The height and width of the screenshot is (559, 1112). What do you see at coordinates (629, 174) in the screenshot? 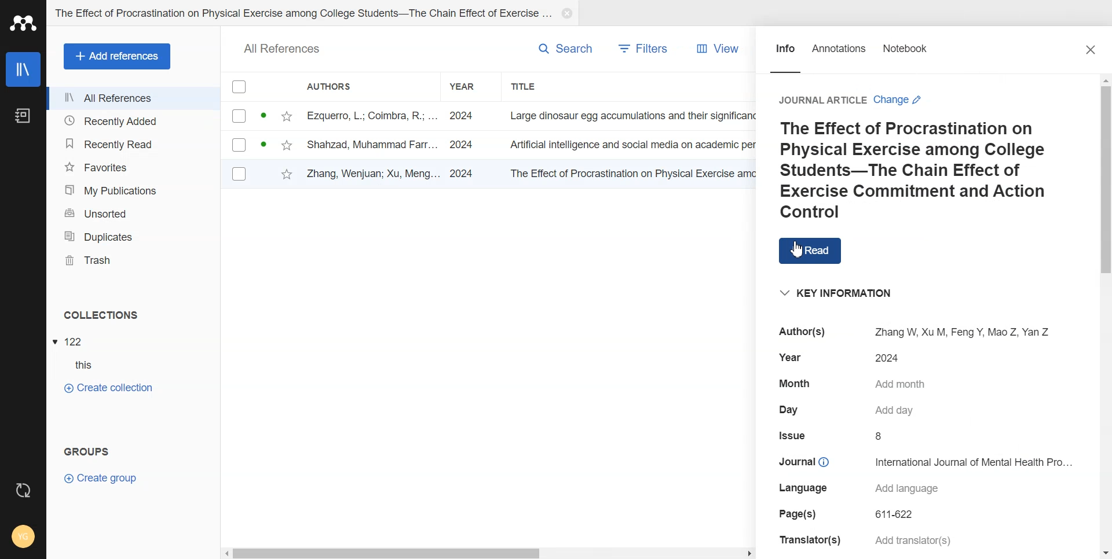
I see `text` at bounding box center [629, 174].